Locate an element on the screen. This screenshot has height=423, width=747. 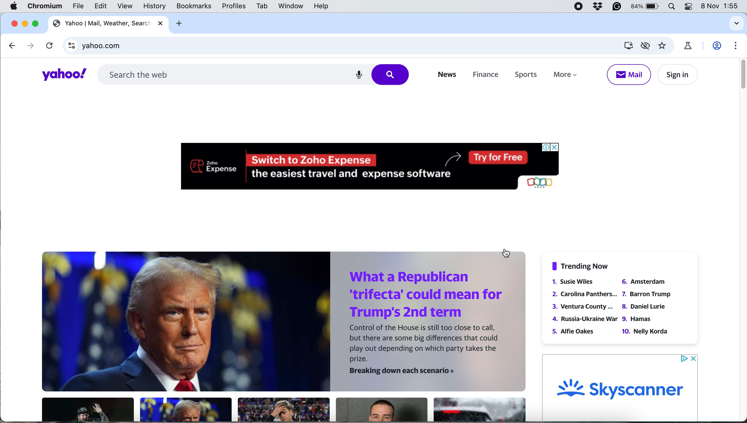
trending news is located at coordinates (582, 266).